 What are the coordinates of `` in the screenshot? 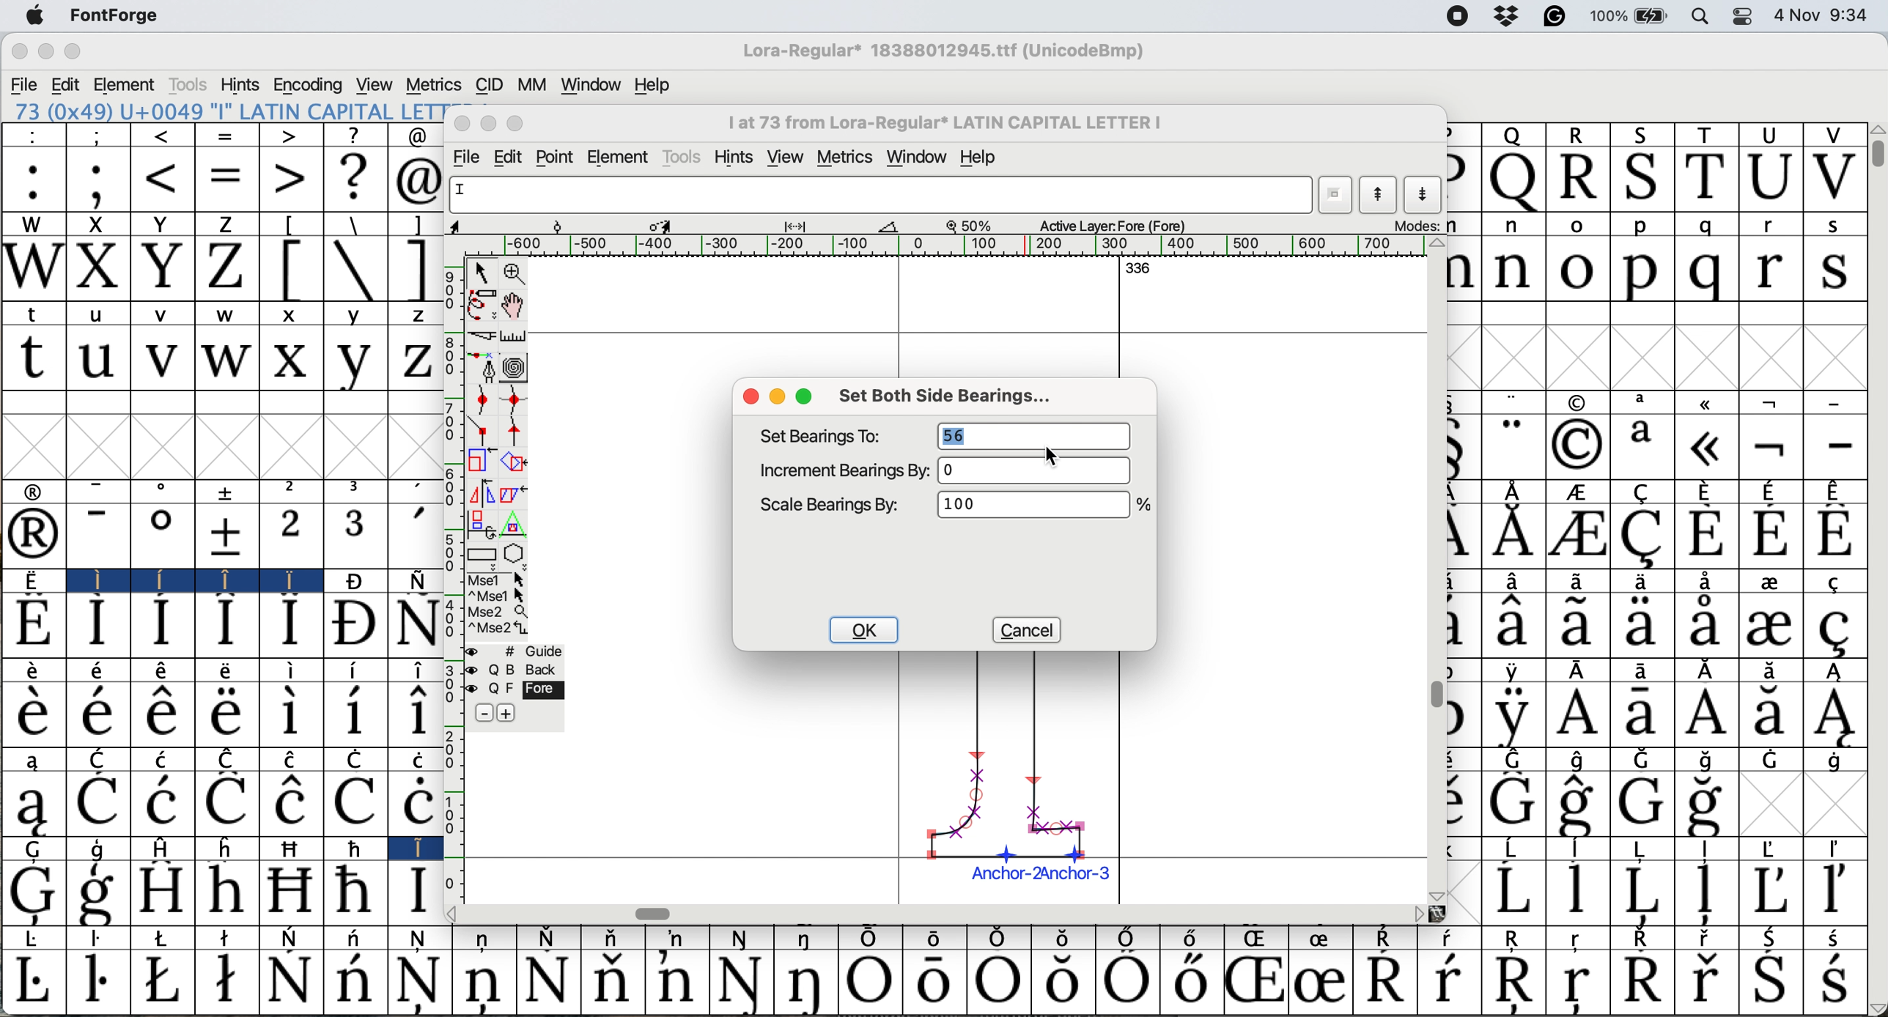 It's located at (473, 667).